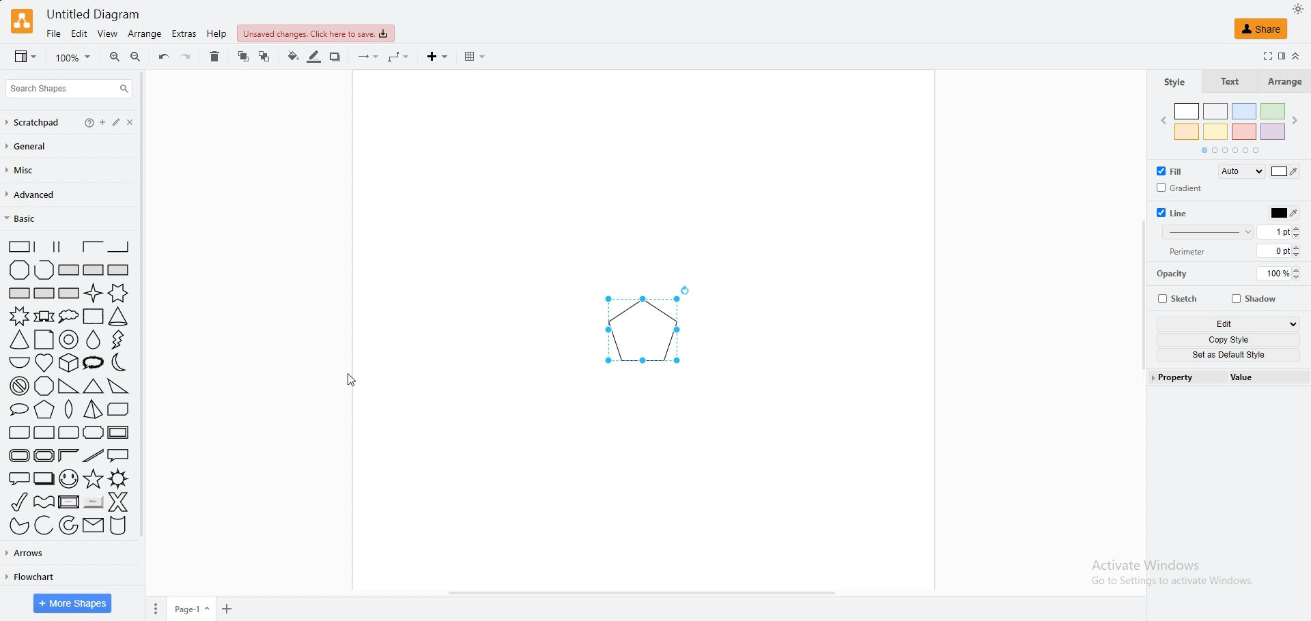 This screenshot has width=1311, height=621. Describe the element at coordinates (475, 57) in the screenshot. I see `table` at that location.